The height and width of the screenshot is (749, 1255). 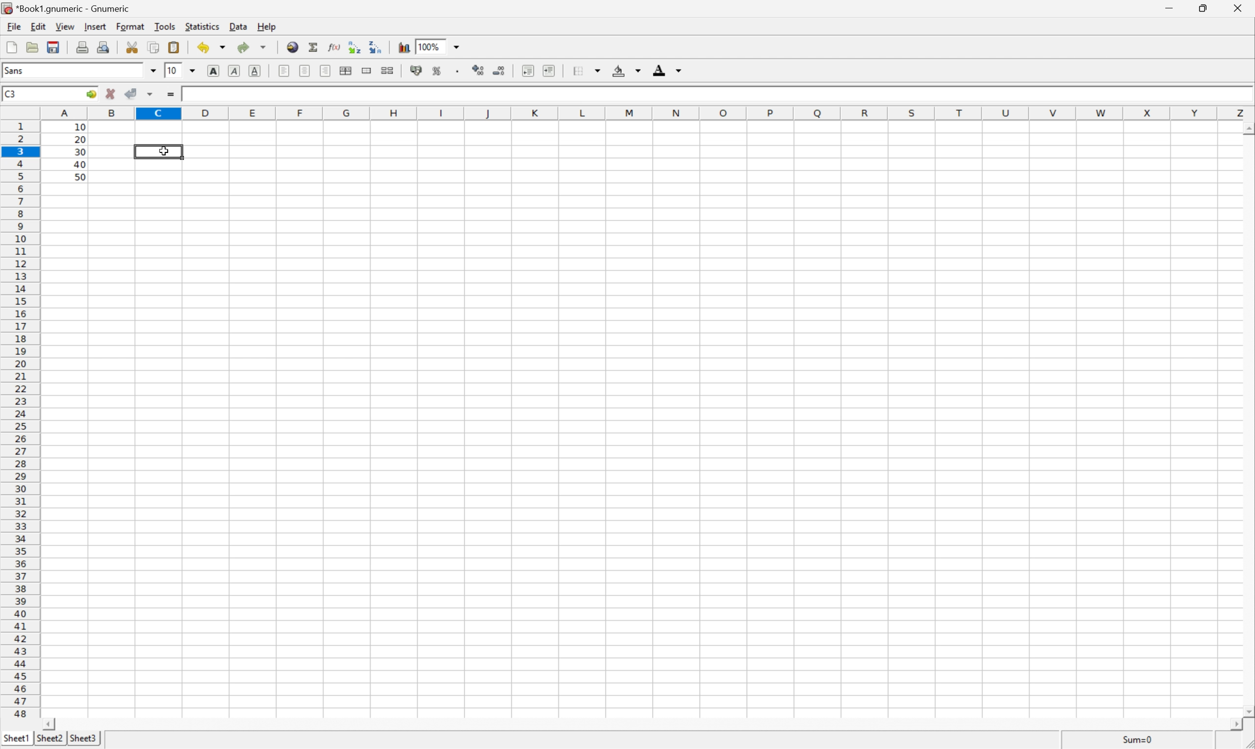 I want to click on Tools, so click(x=165, y=26).